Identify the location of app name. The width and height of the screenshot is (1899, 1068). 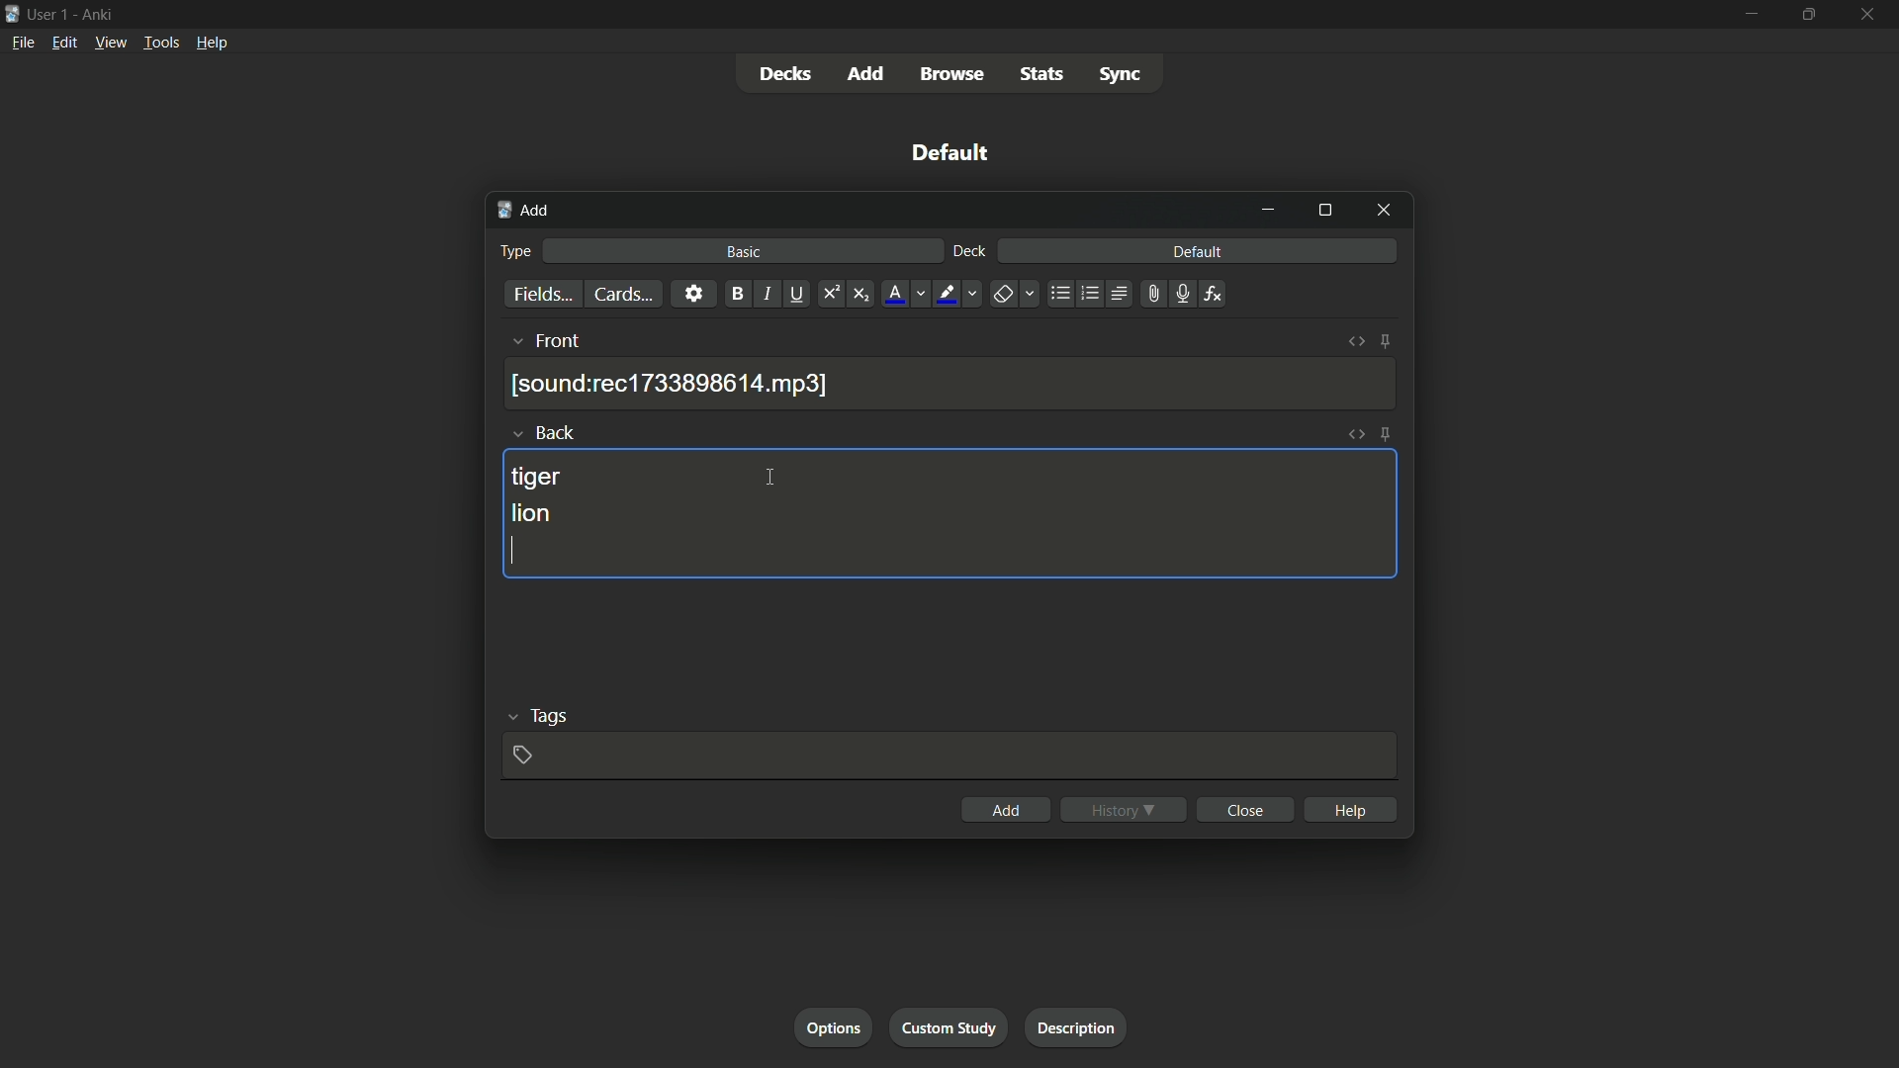
(96, 14).